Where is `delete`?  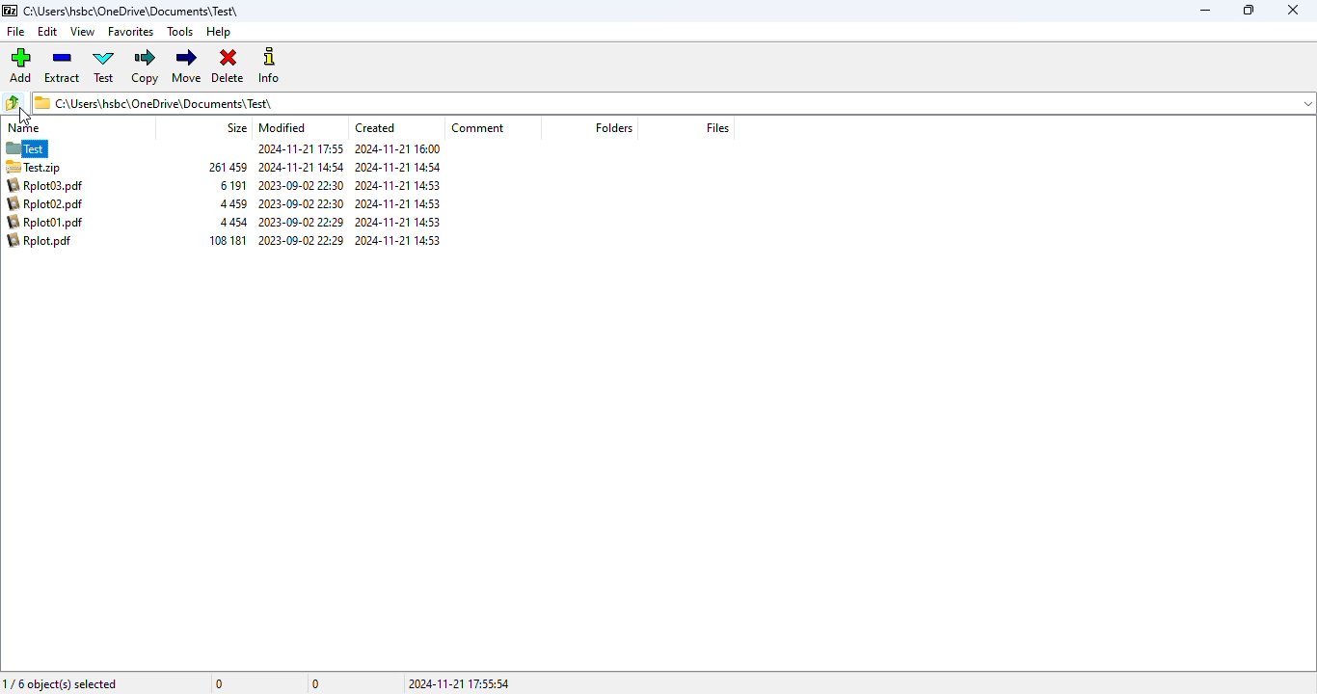
delete is located at coordinates (228, 65).